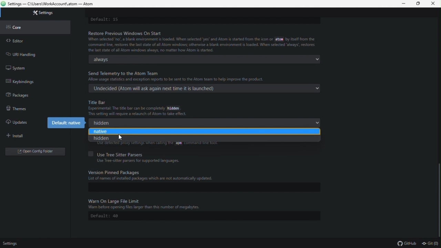 This screenshot has width=441, height=248. What do you see at coordinates (433, 4) in the screenshot?
I see `Close` at bounding box center [433, 4].